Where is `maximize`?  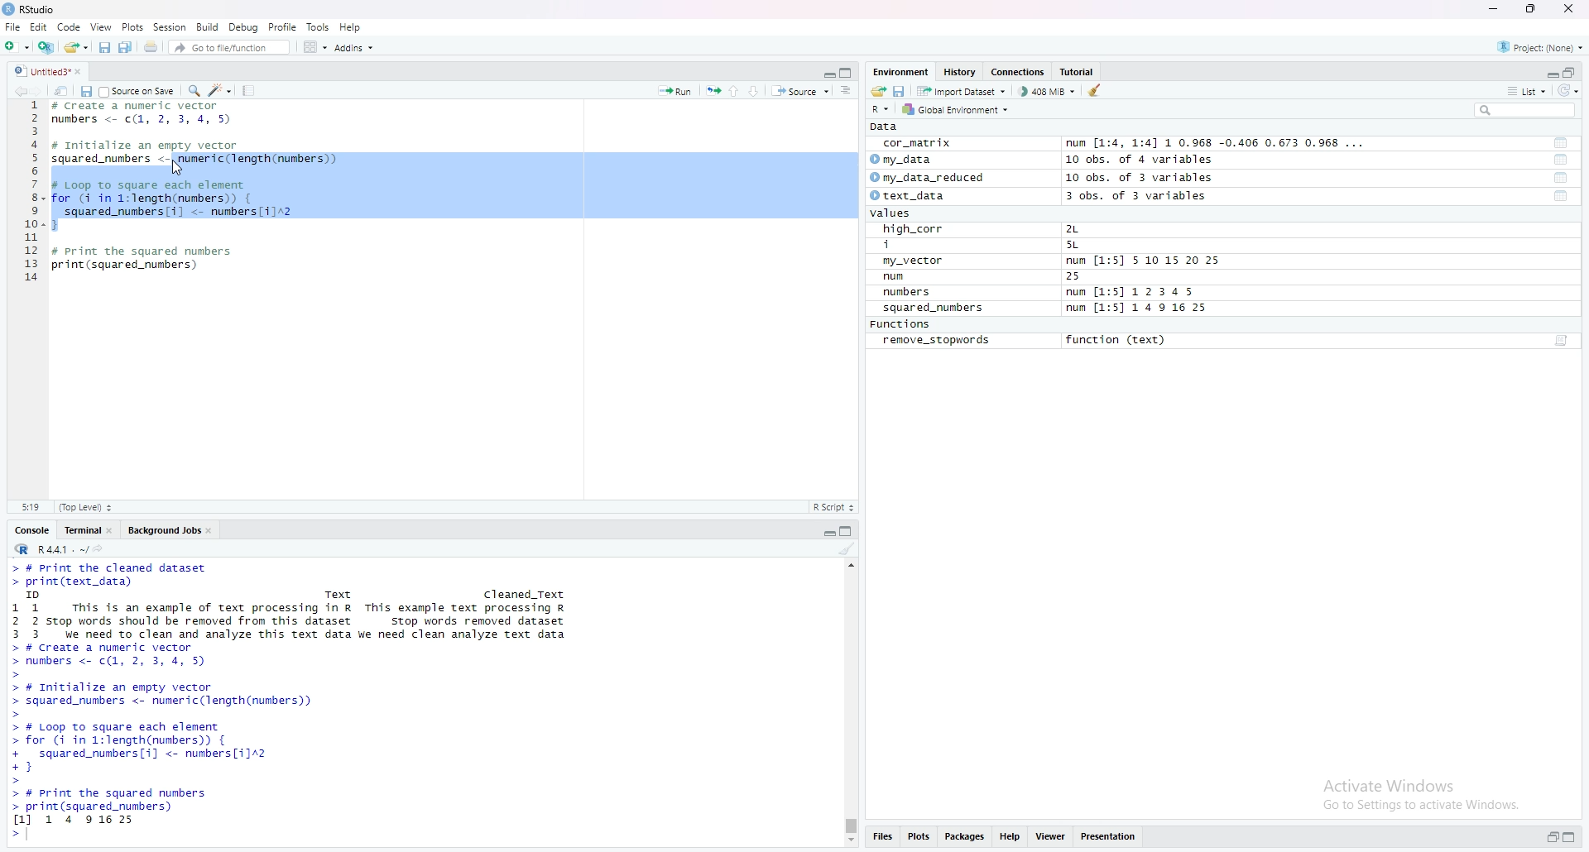
maximize is located at coordinates (849, 529).